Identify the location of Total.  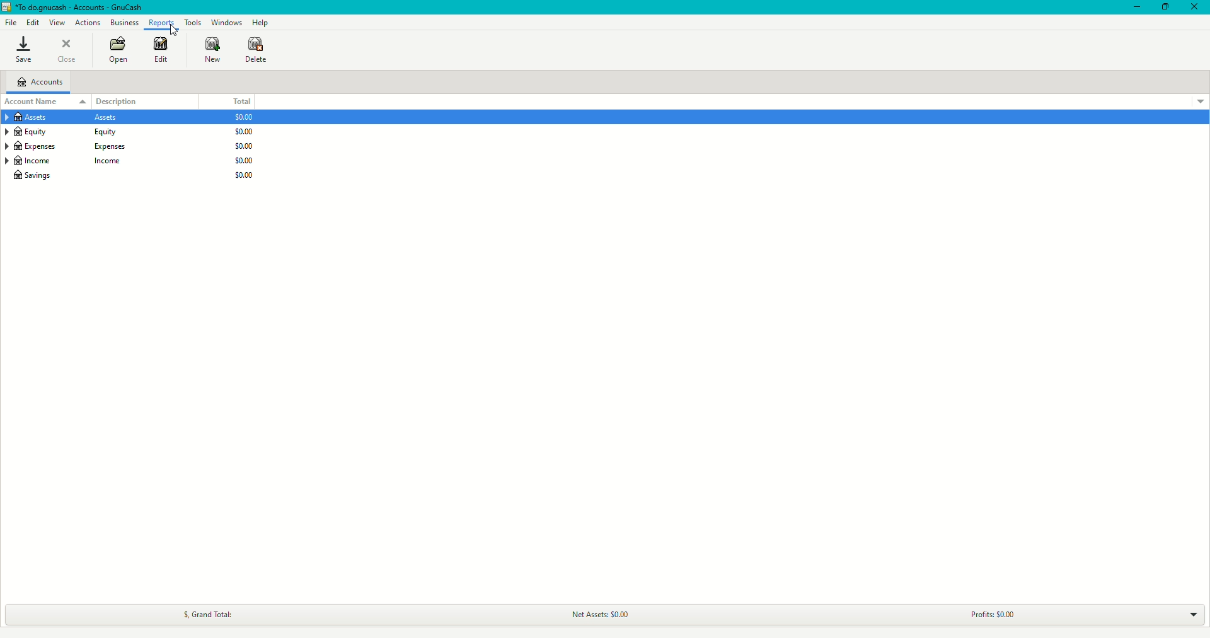
(241, 98).